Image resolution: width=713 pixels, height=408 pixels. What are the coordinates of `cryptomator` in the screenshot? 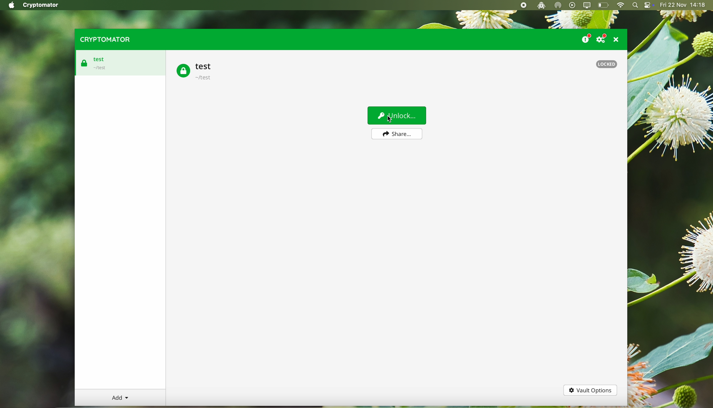 It's located at (104, 39).